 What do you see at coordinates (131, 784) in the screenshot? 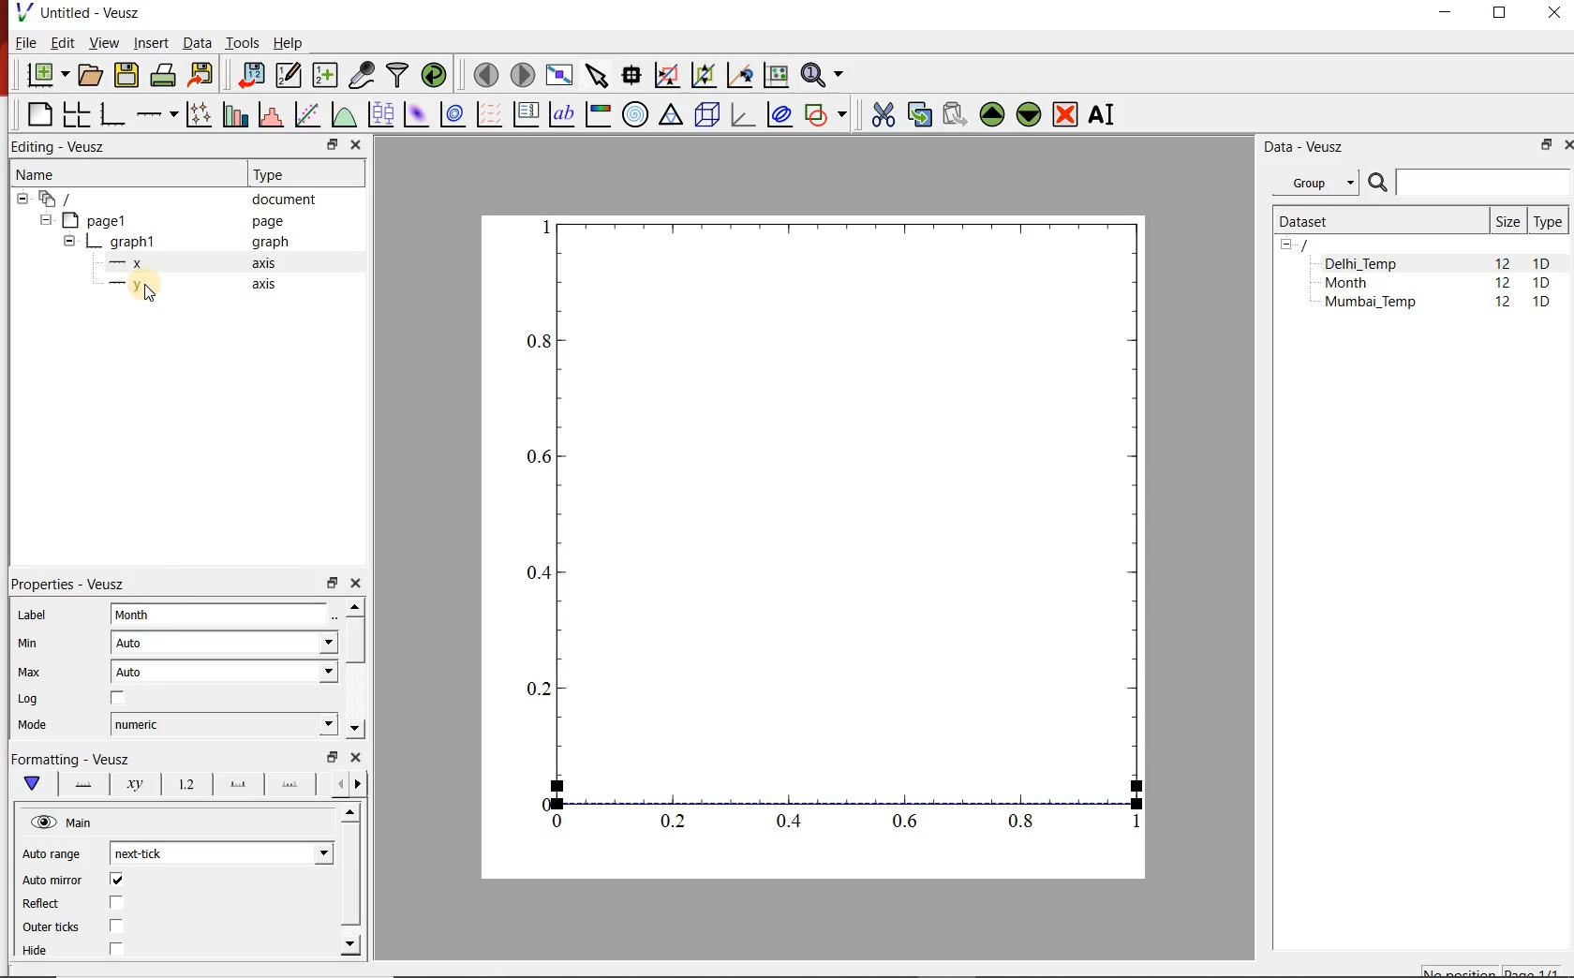
I see `Axis label` at bounding box center [131, 784].